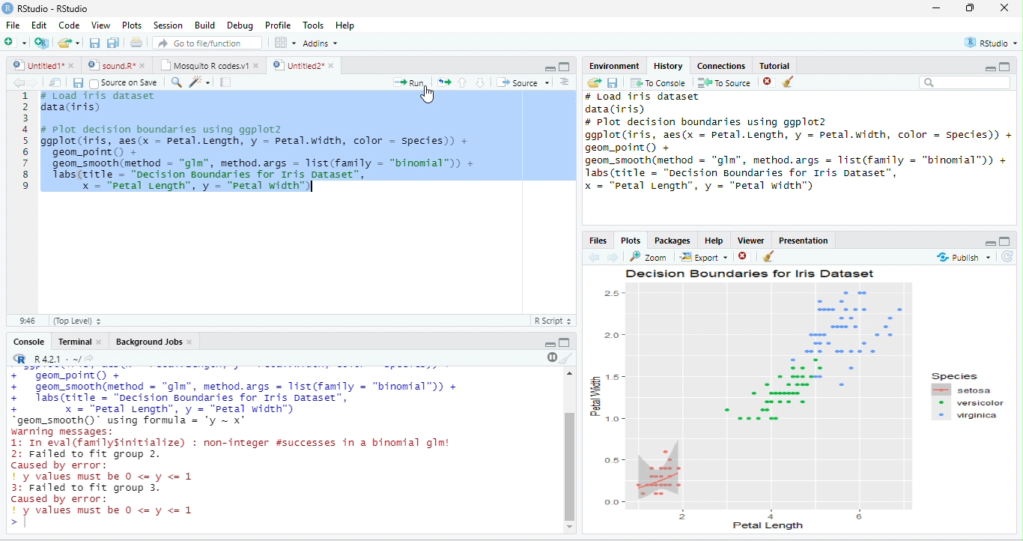 The height and width of the screenshot is (541, 1023). What do you see at coordinates (595, 82) in the screenshot?
I see `open folder` at bounding box center [595, 82].